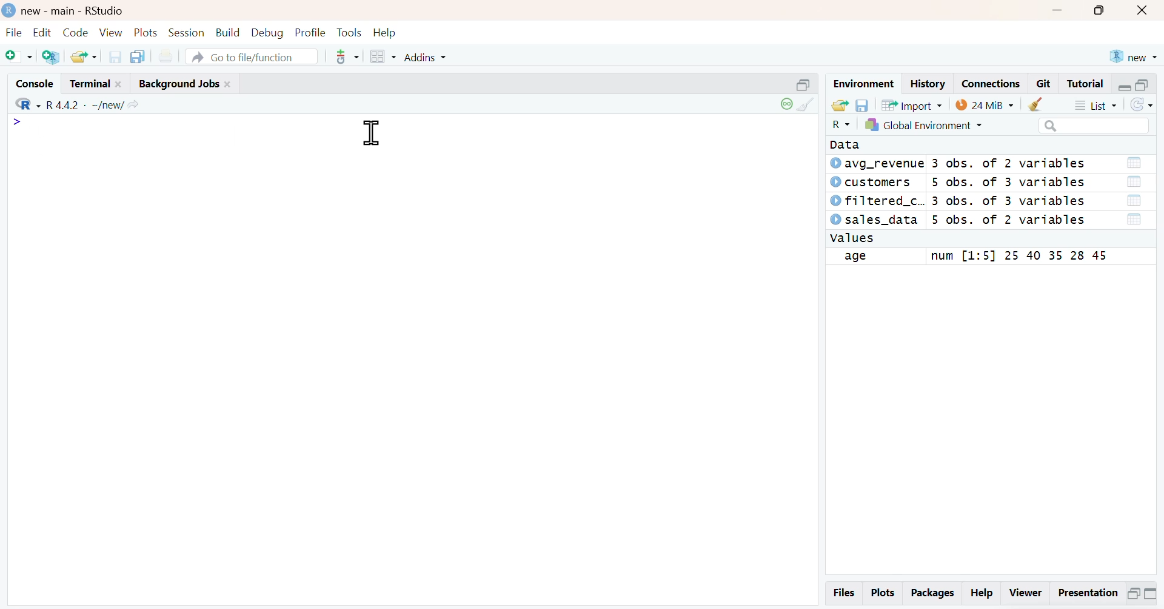 The image size is (1164, 609). Describe the element at coordinates (850, 144) in the screenshot. I see `Data` at that location.